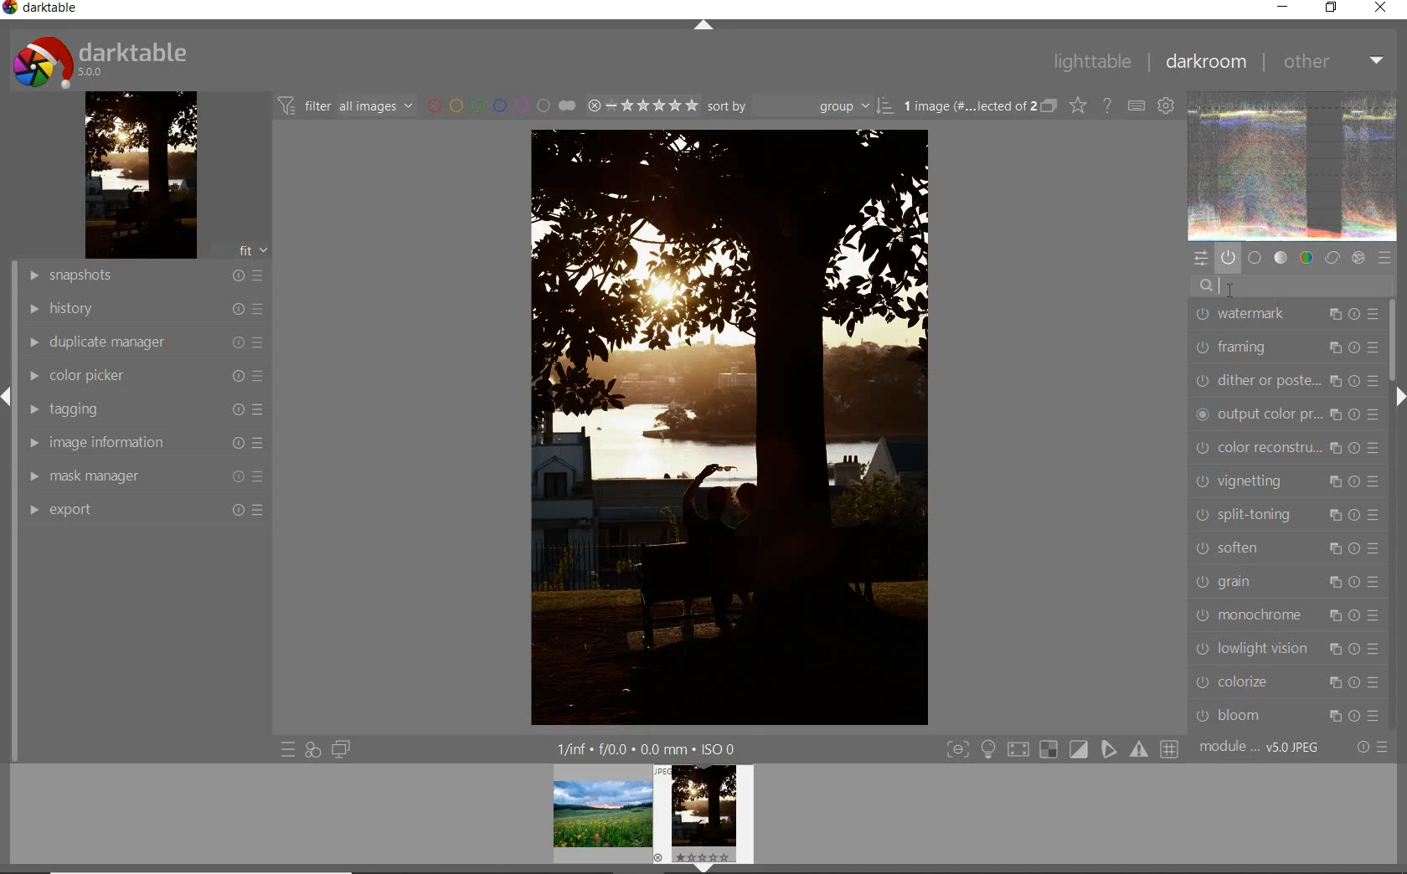 This screenshot has width=1407, height=874. What do you see at coordinates (503, 105) in the screenshot?
I see `filter by image color label` at bounding box center [503, 105].